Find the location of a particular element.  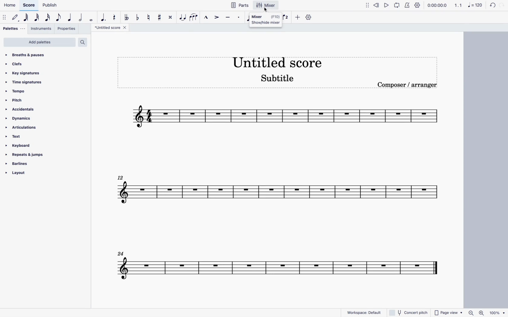

64th note is located at coordinates (27, 18).